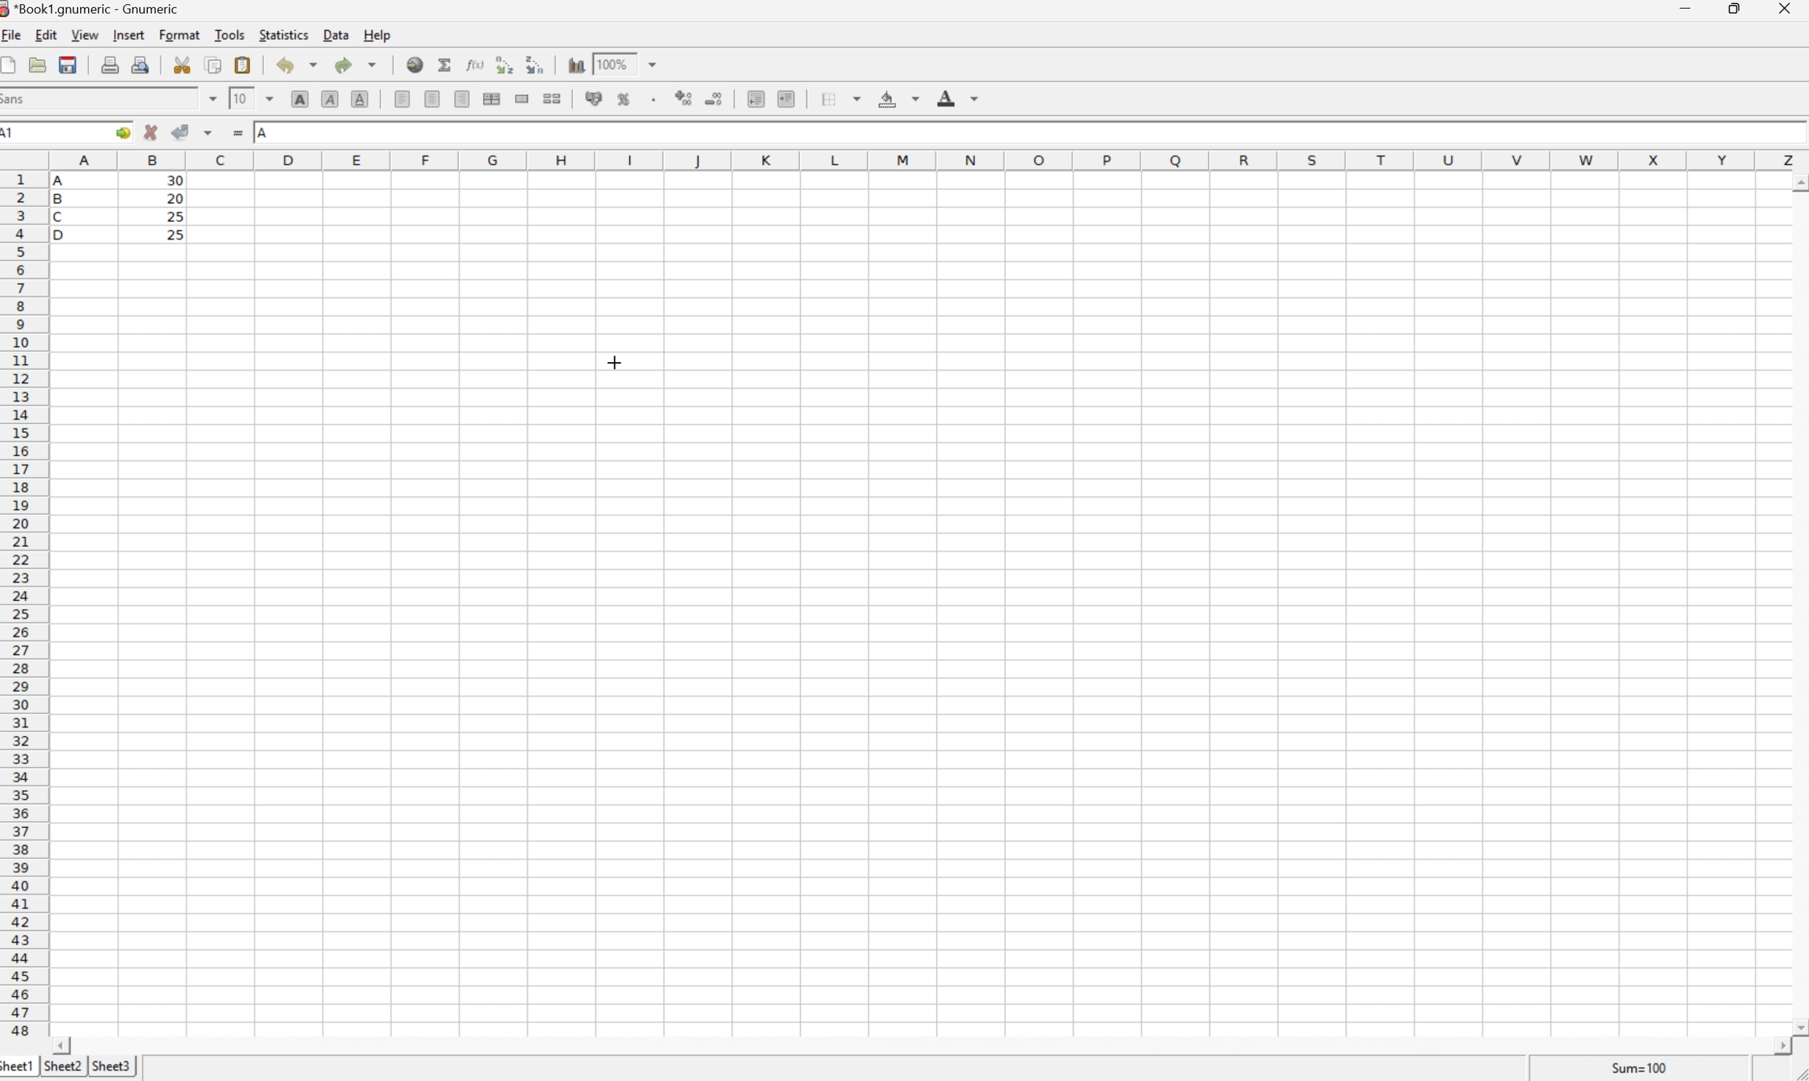 Image resolution: width=1809 pixels, height=1081 pixels. Describe the element at coordinates (684, 101) in the screenshot. I see `Increase number of decimals displayed` at that location.